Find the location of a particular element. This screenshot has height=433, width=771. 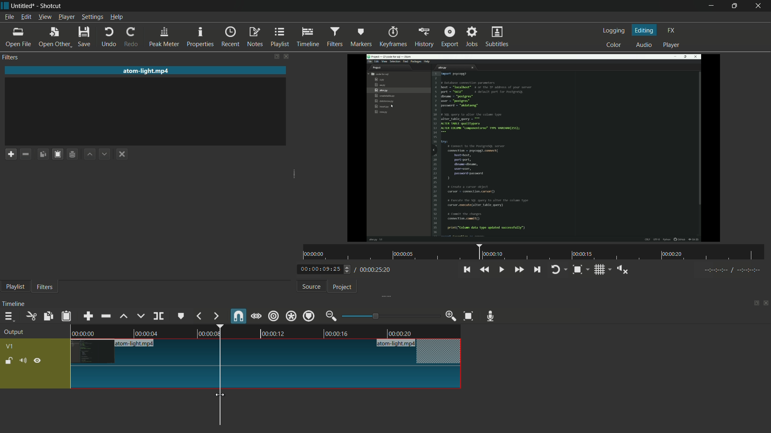

maximize is located at coordinates (736, 6).